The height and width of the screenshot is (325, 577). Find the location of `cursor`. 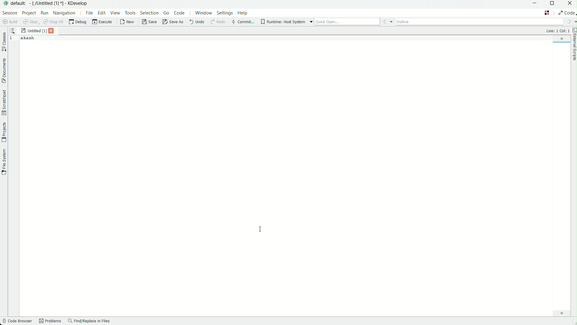

cursor is located at coordinates (261, 229).